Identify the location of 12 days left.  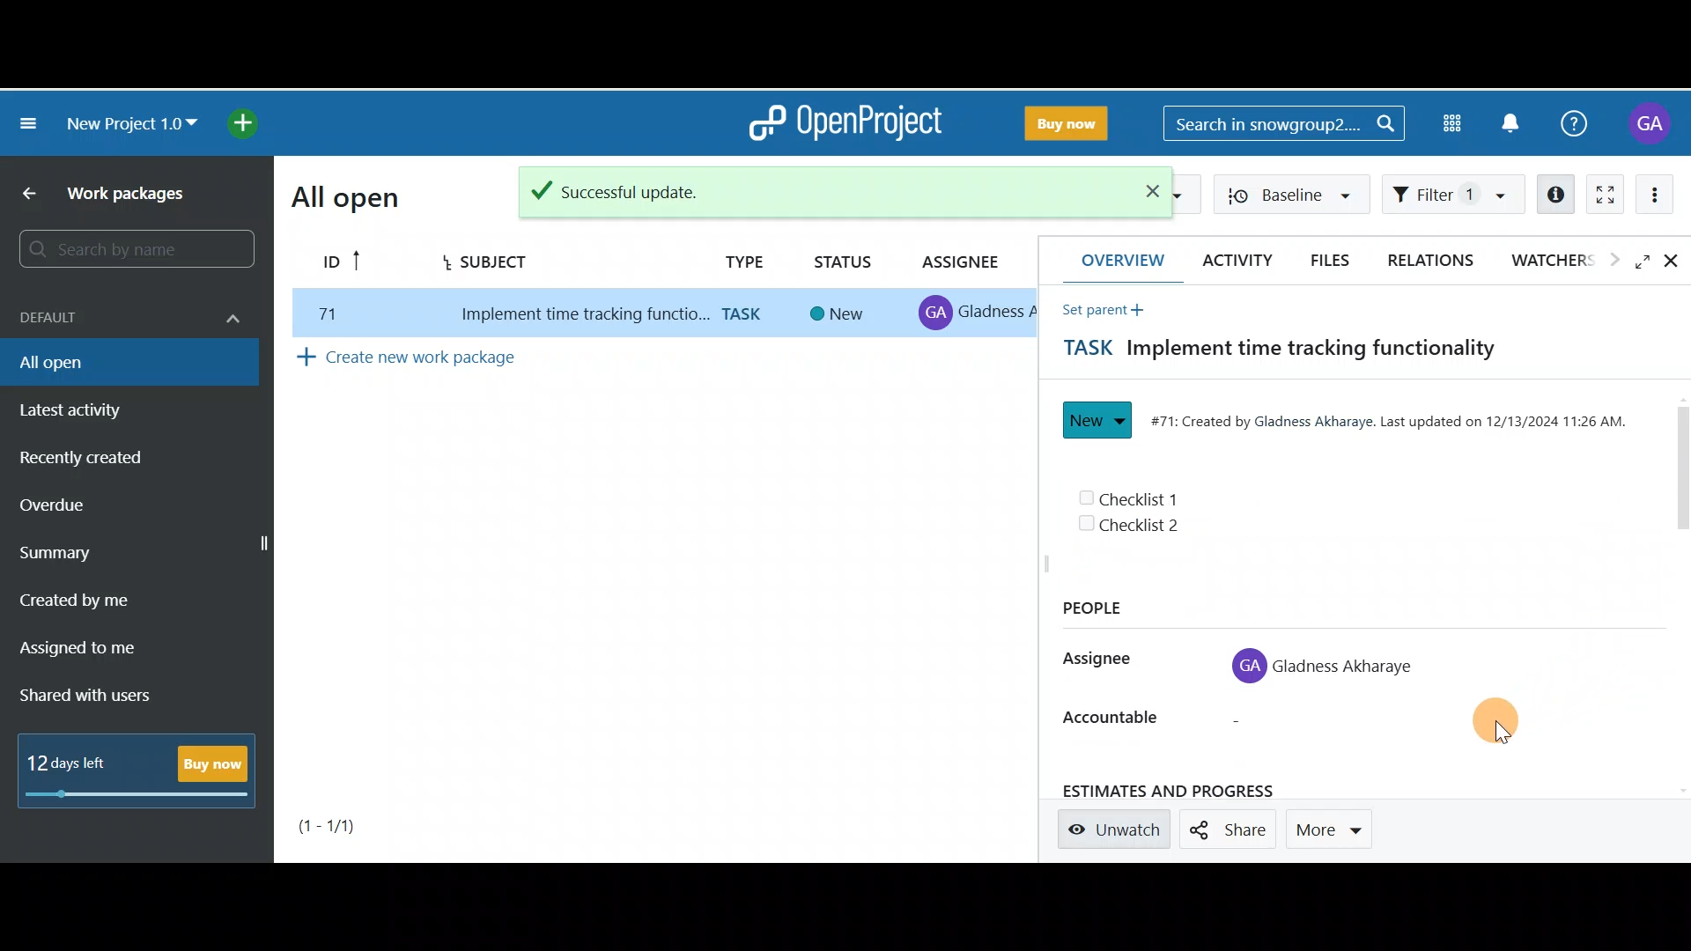
(71, 763).